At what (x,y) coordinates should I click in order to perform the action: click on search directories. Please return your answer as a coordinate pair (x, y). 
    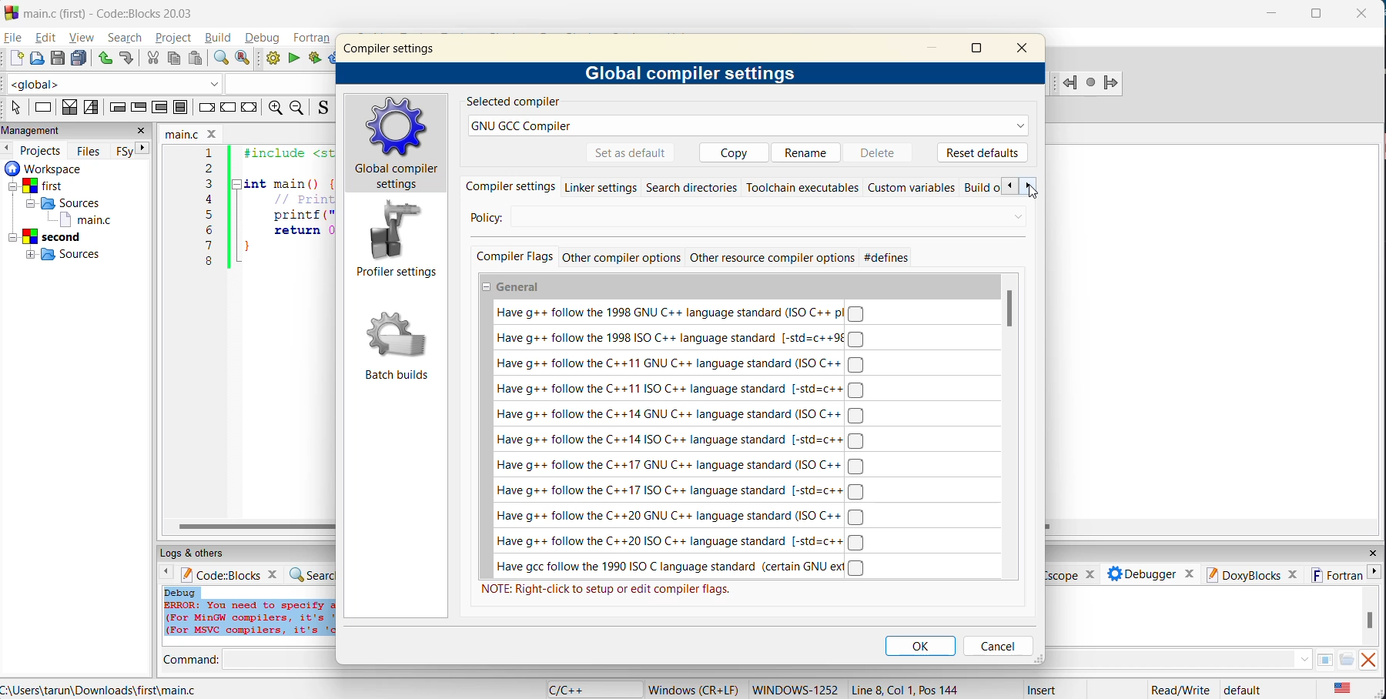
    Looking at the image, I should click on (692, 190).